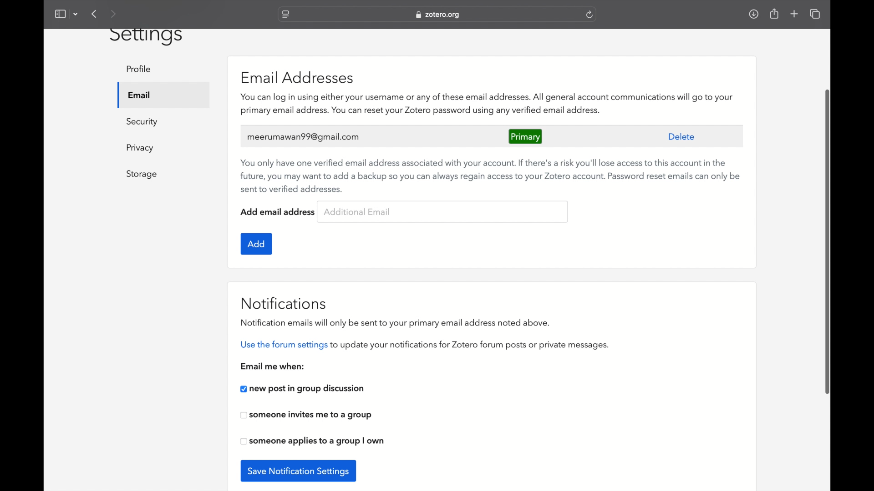  Describe the element at coordinates (146, 36) in the screenshot. I see `settings` at that location.